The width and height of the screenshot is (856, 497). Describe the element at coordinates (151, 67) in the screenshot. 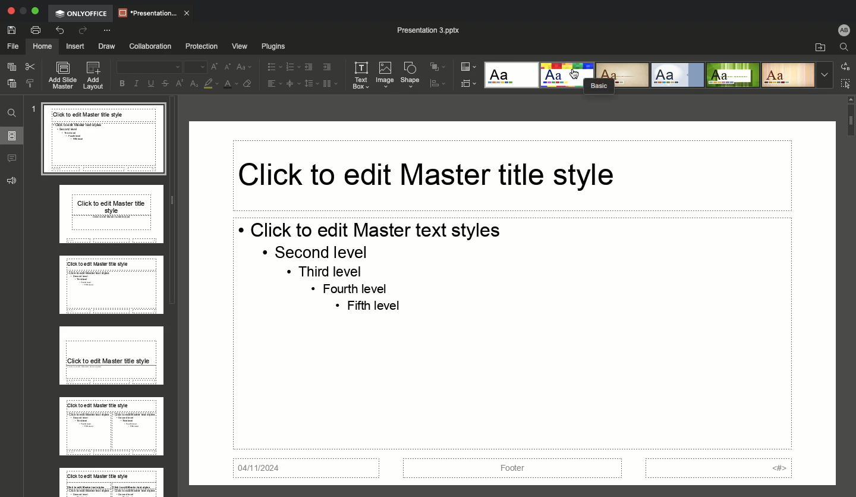

I see `Font type` at that location.